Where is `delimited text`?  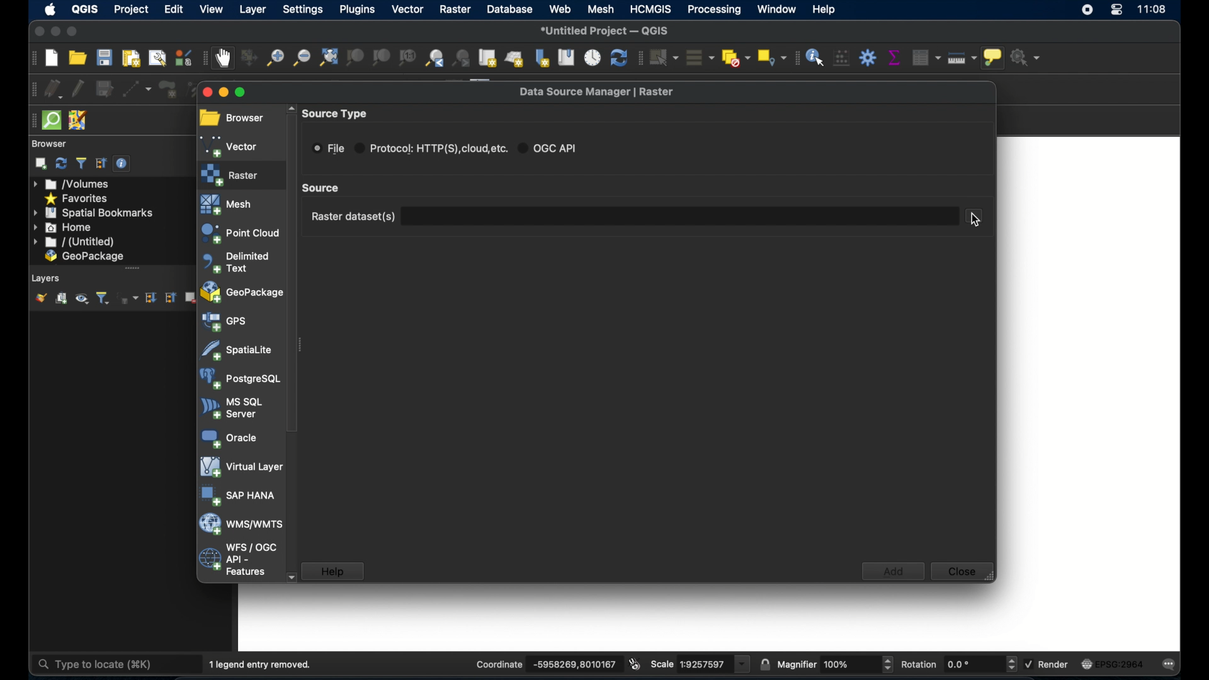 delimited text is located at coordinates (236, 263).